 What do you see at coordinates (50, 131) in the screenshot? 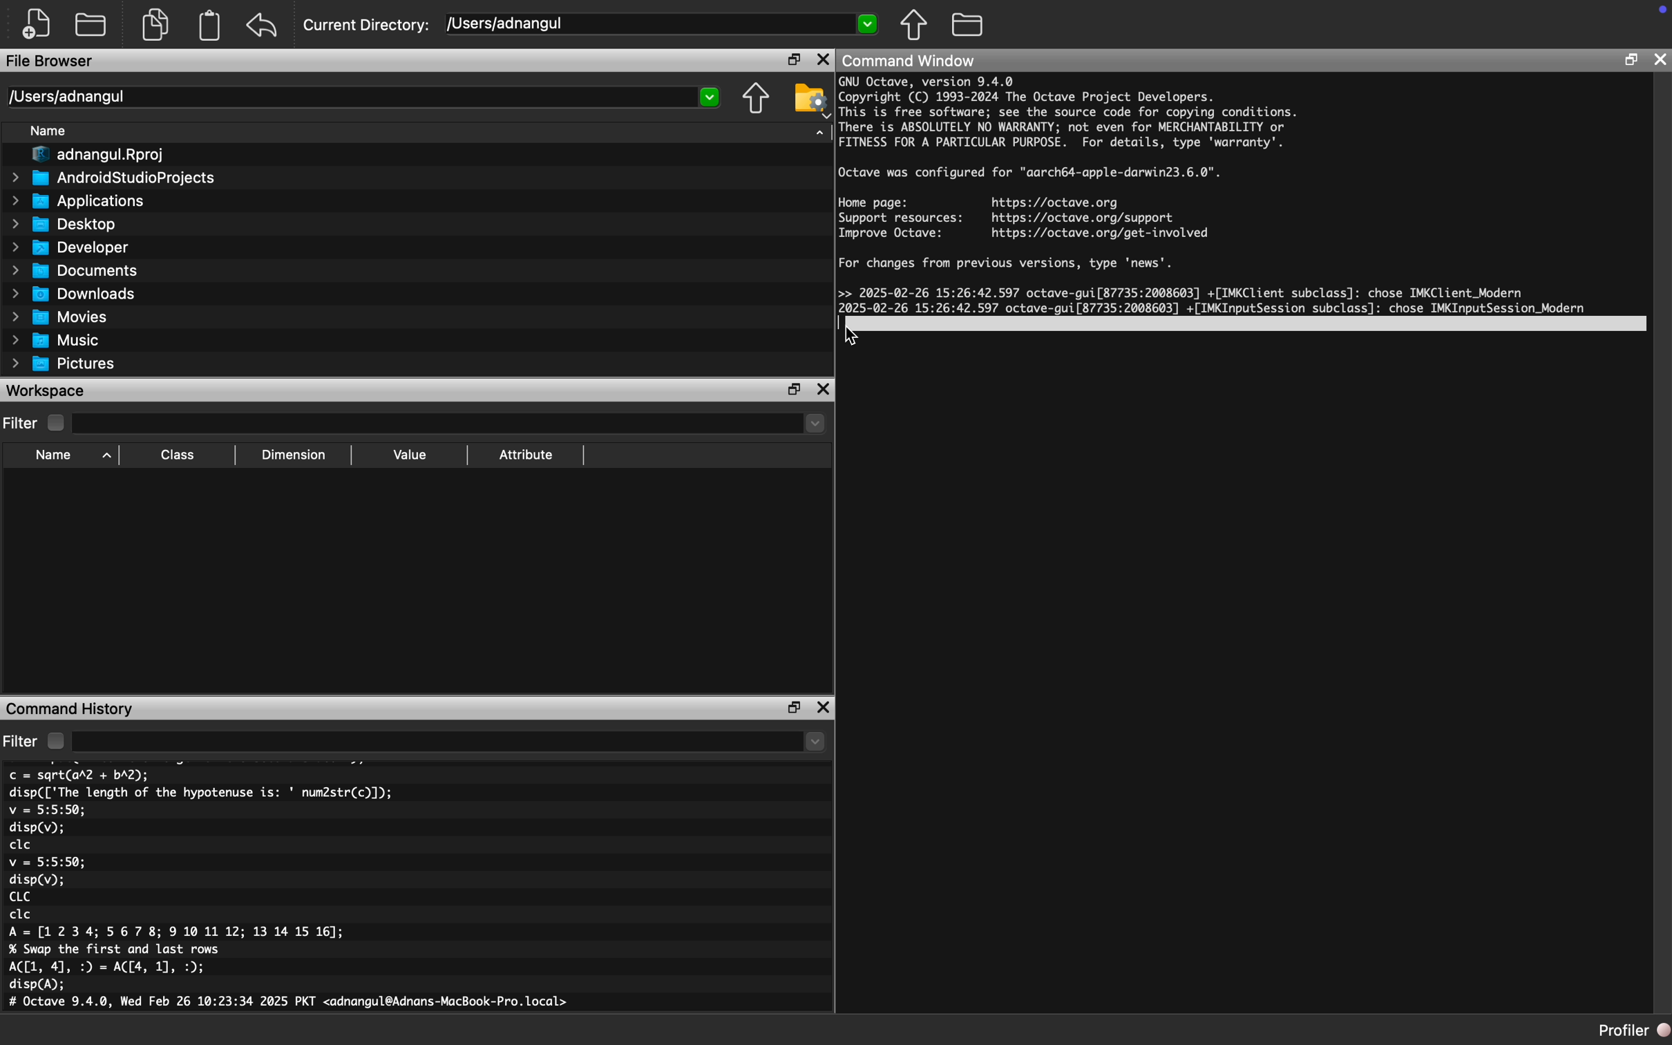
I see `Name` at bounding box center [50, 131].